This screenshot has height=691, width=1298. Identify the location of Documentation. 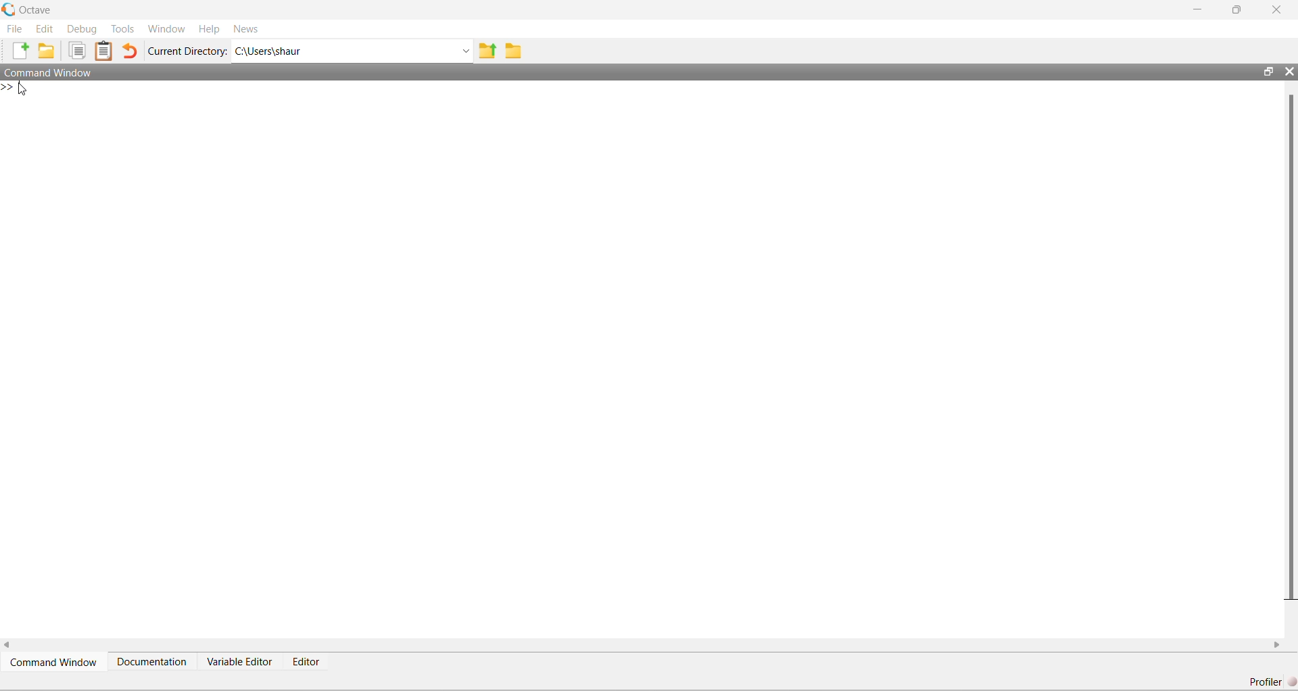
(152, 661).